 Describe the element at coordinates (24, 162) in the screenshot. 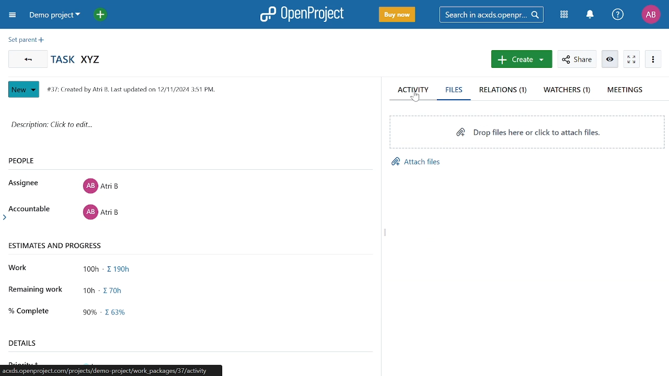

I see `PEOPLE` at that location.